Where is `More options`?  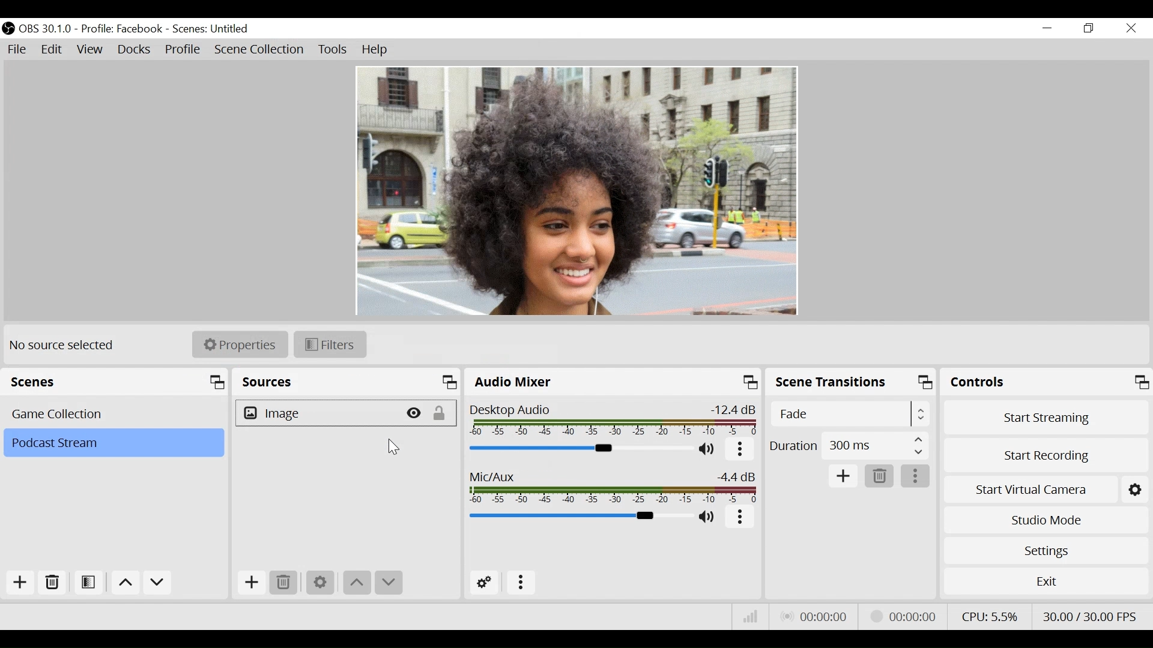
More options is located at coordinates (741, 518).